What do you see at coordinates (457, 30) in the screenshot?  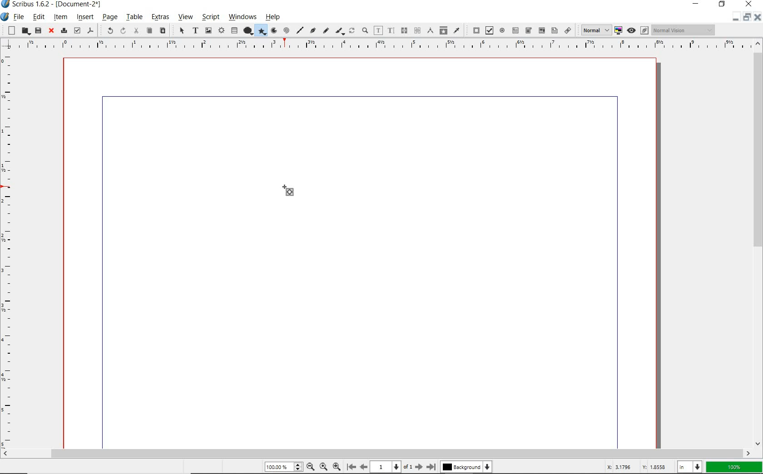 I see `eye dropper` at bounding box center [457, 30].